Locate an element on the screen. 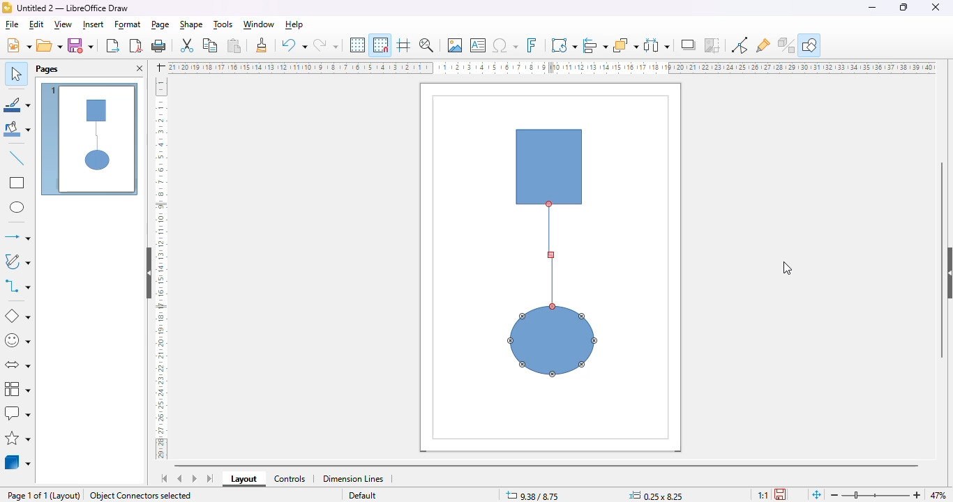 The image size is (953, 502). undo is located at coordinates (294, 46).